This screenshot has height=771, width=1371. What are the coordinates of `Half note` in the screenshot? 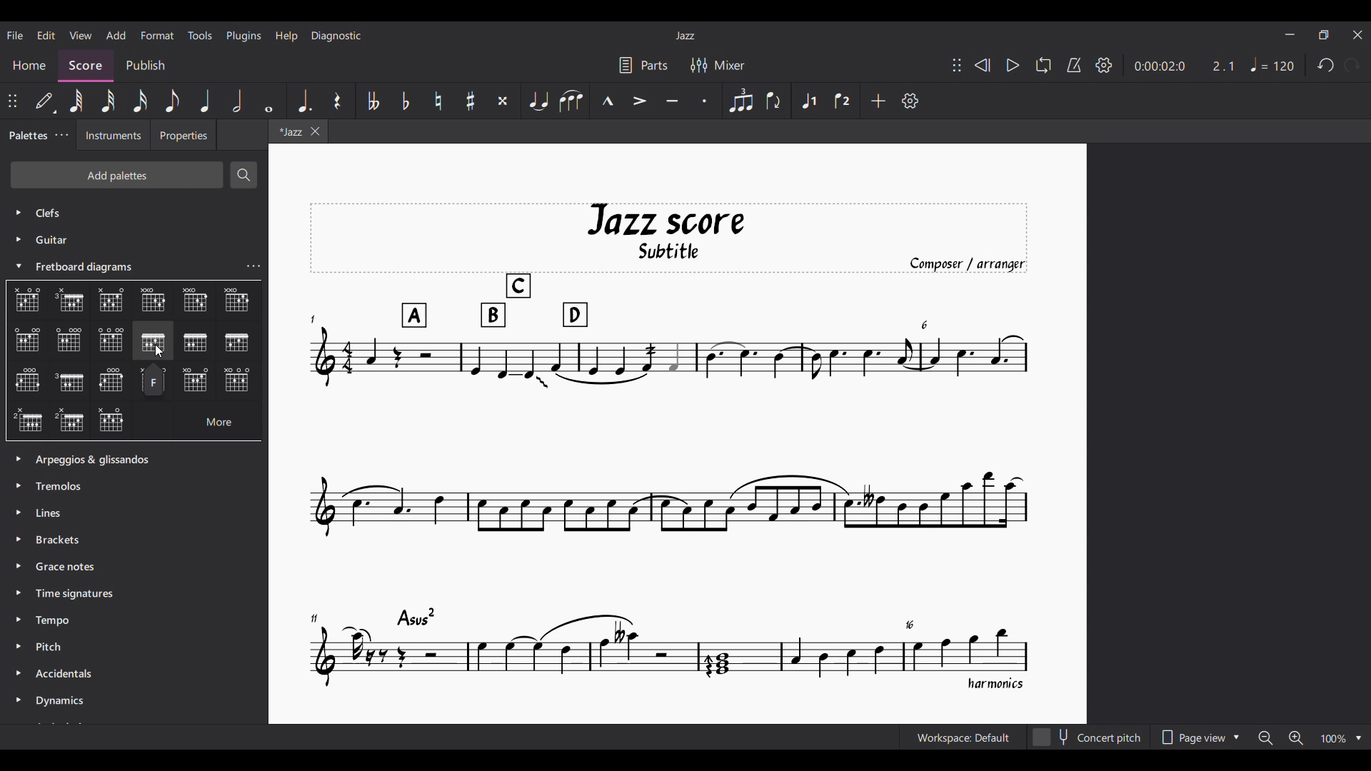 It's located at (236, 101).